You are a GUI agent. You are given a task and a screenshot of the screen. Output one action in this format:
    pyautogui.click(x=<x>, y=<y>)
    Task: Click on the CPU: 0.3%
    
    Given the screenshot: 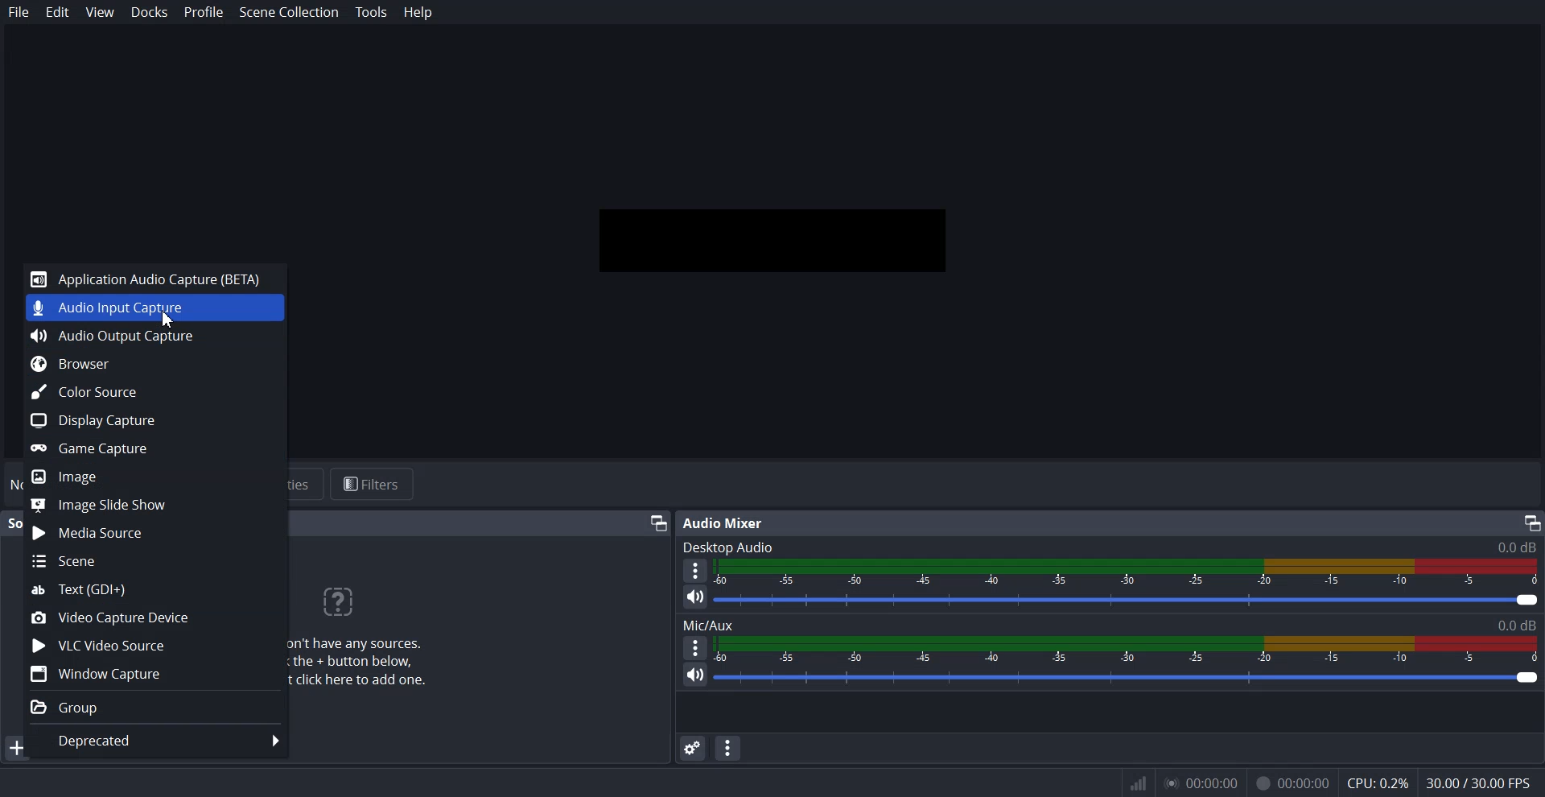 What is the action you would take?
    pyautogui.click(x=1377, y=785)
    